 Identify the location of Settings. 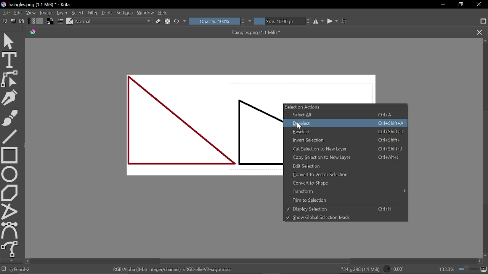
(125, 12).